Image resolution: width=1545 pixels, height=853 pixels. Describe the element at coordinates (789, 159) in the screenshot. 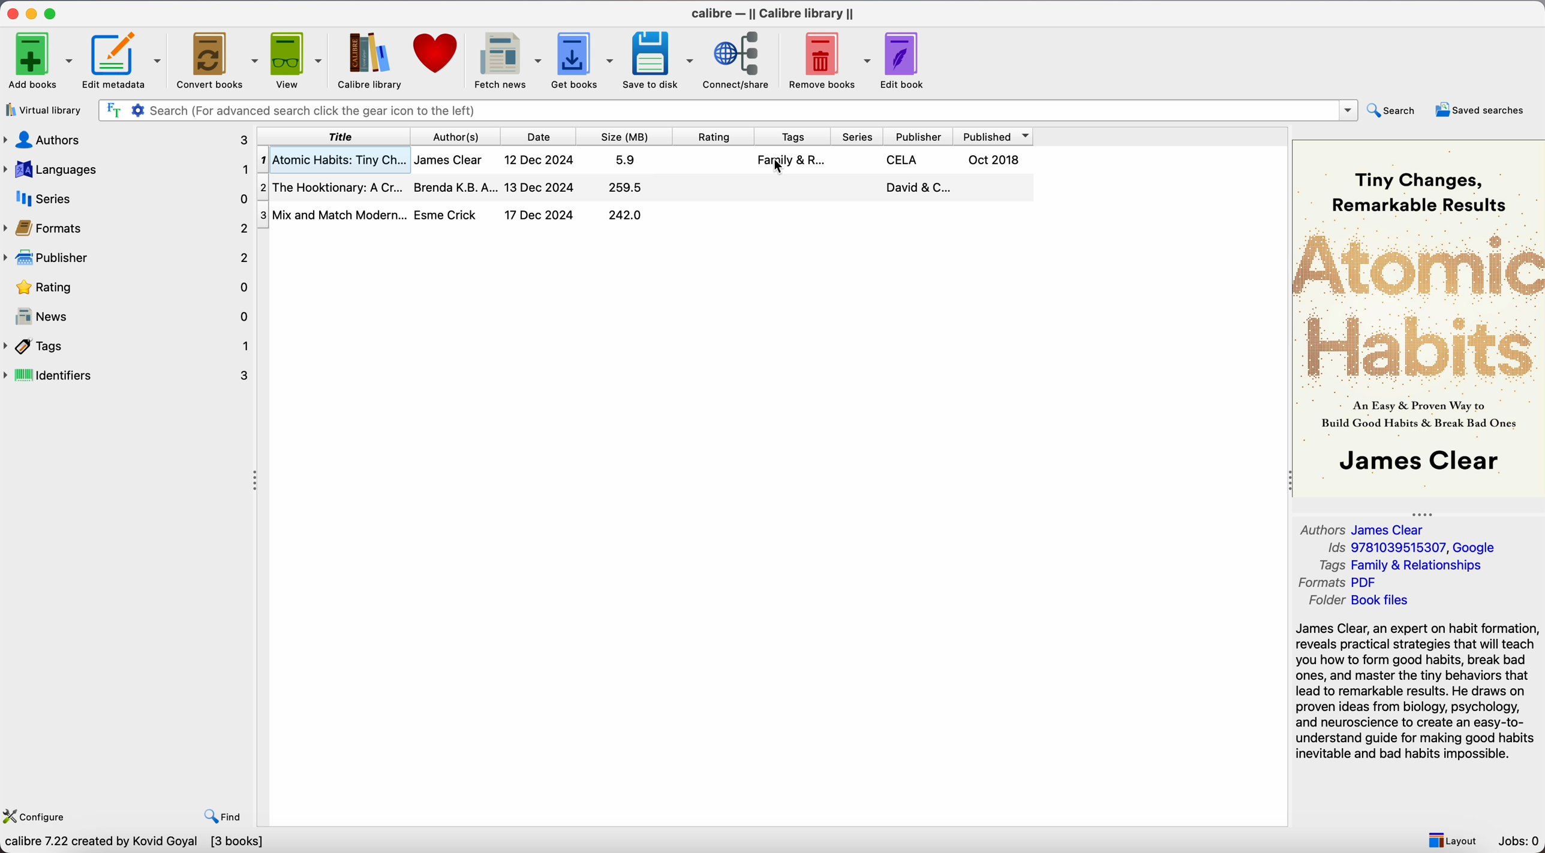

I see `Family & R..` at that location.